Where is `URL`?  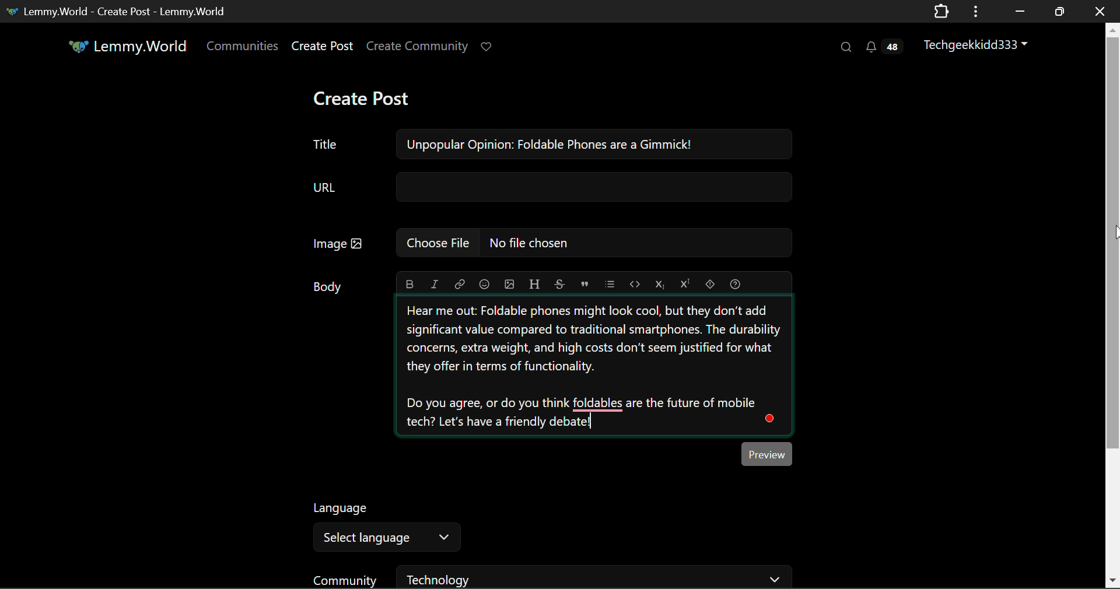
URL is located at coordinates (550, 188).